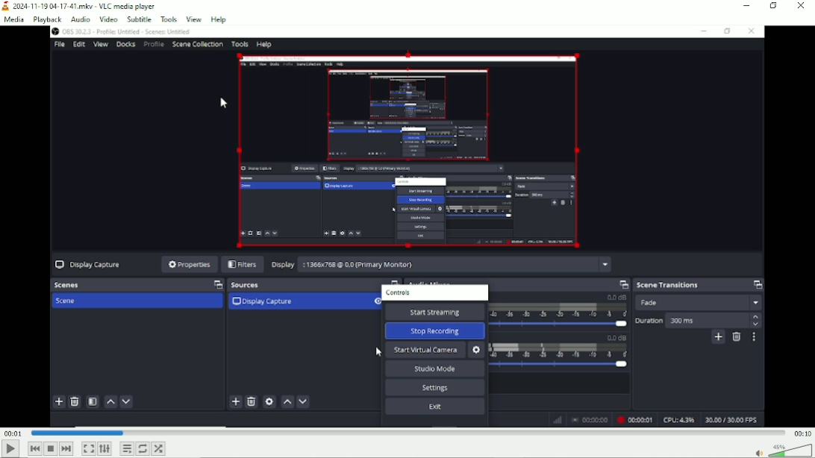  I want to click on Cursor, so click(224, 103).